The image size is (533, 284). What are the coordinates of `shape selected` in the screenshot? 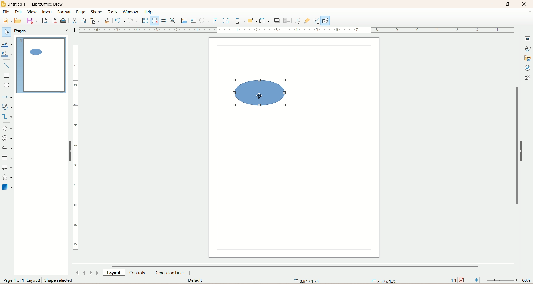 It's located at (260, 92).